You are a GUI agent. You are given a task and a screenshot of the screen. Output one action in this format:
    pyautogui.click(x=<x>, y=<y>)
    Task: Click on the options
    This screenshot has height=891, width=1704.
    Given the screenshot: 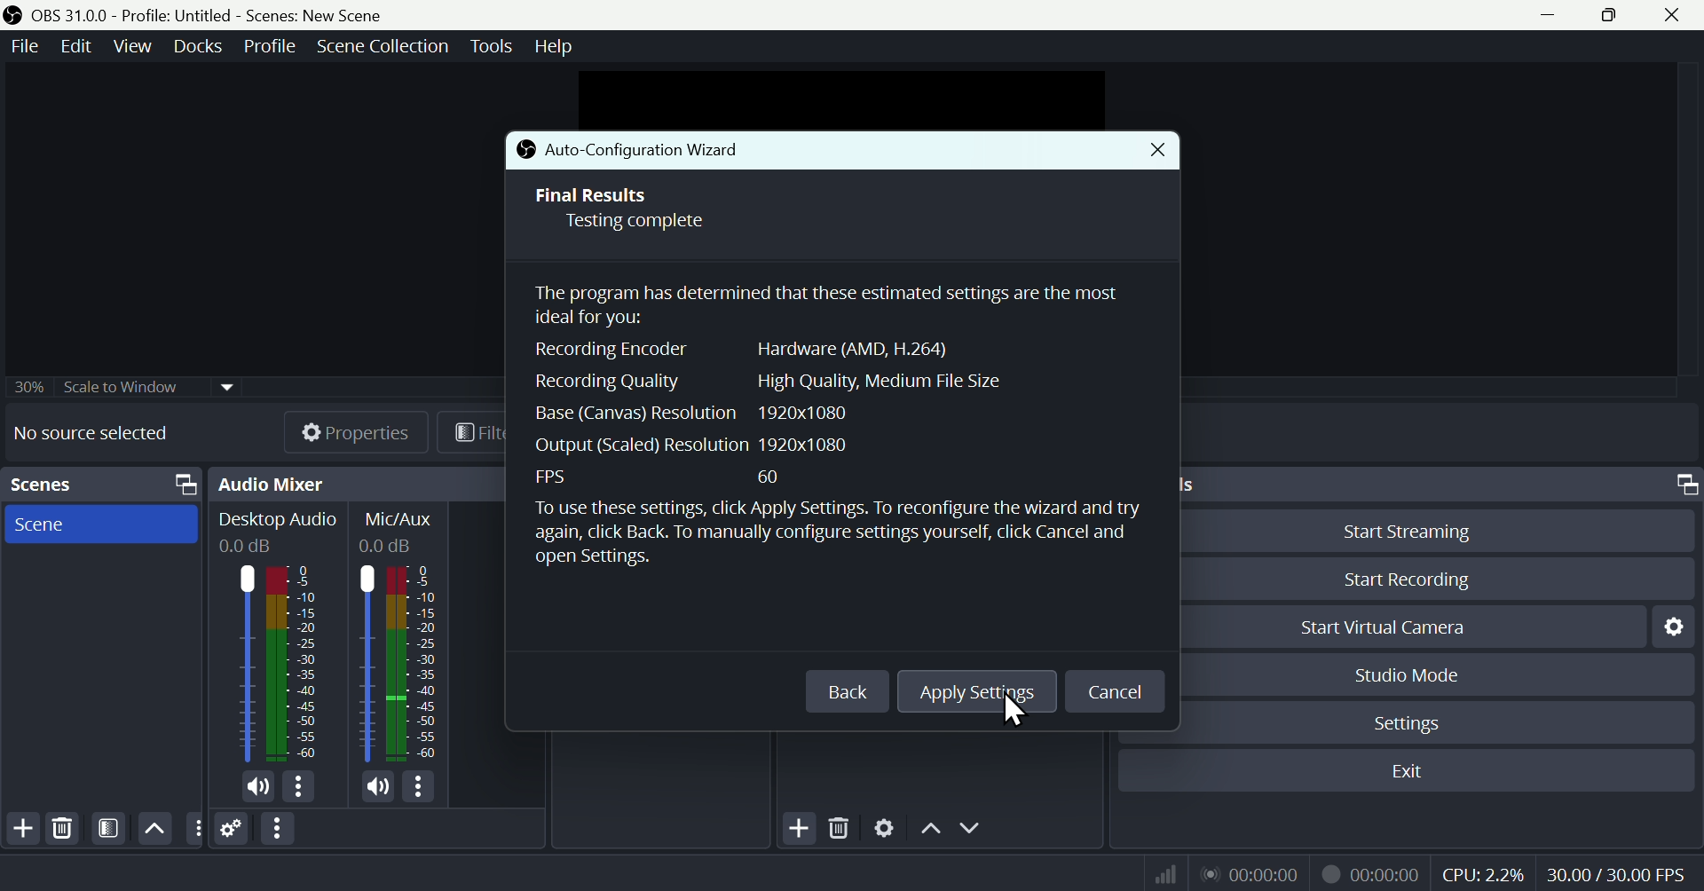 What is the action you would take?
    pyautogui.click(x=417, y=786)
    